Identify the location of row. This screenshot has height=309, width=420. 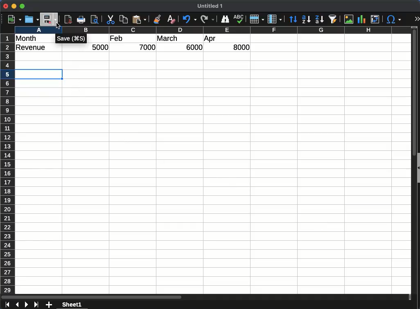
(257, 19).